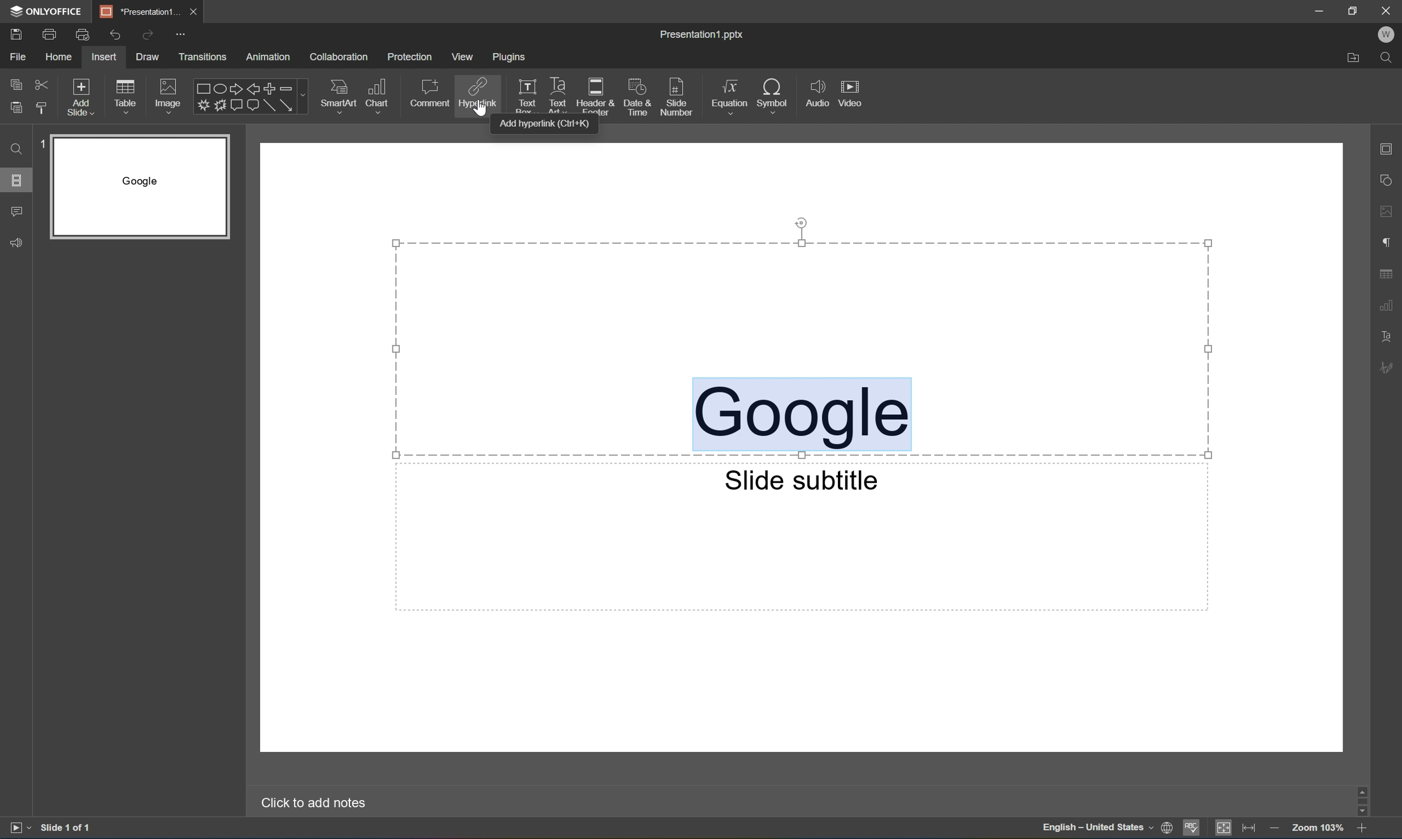  Describe the element at coordinates (1253, 828) in the screenshot. I see `Fit to width` at that location.